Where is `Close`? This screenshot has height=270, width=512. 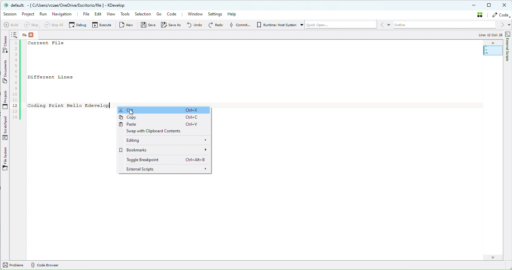 Close is located at coordinates (505, 5).